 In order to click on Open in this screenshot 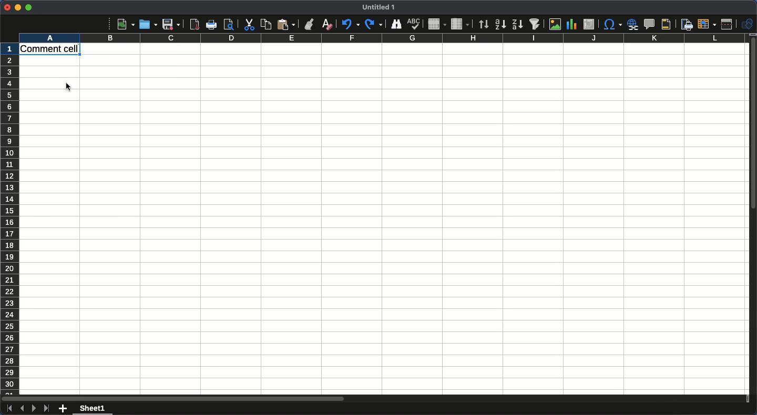, I will do `click(148, 25)`.